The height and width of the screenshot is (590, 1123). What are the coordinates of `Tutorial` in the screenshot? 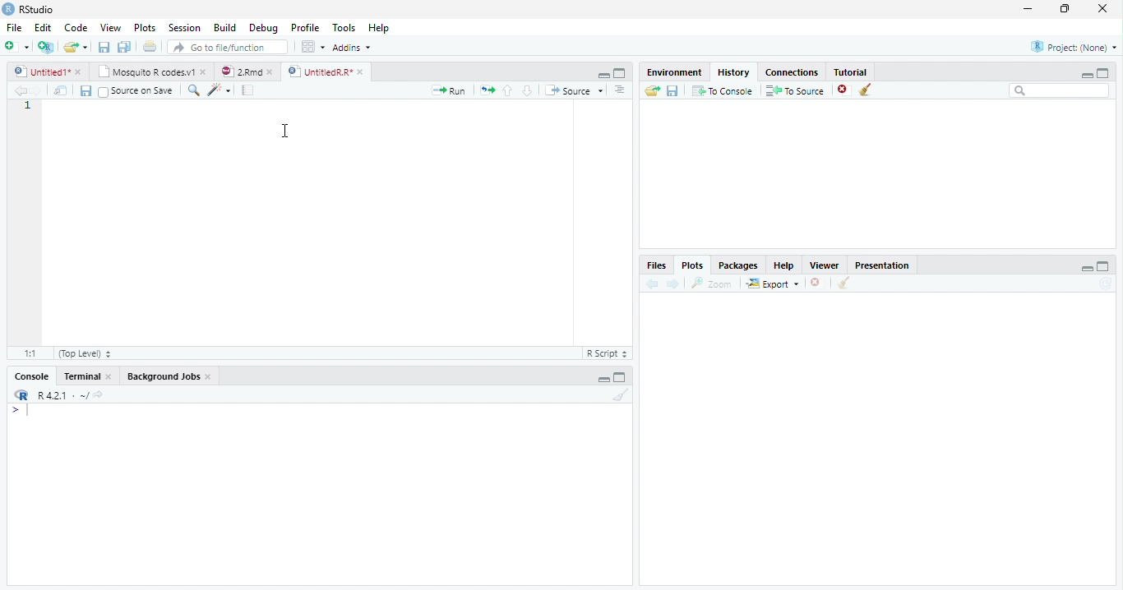 It's located at (850, 72).